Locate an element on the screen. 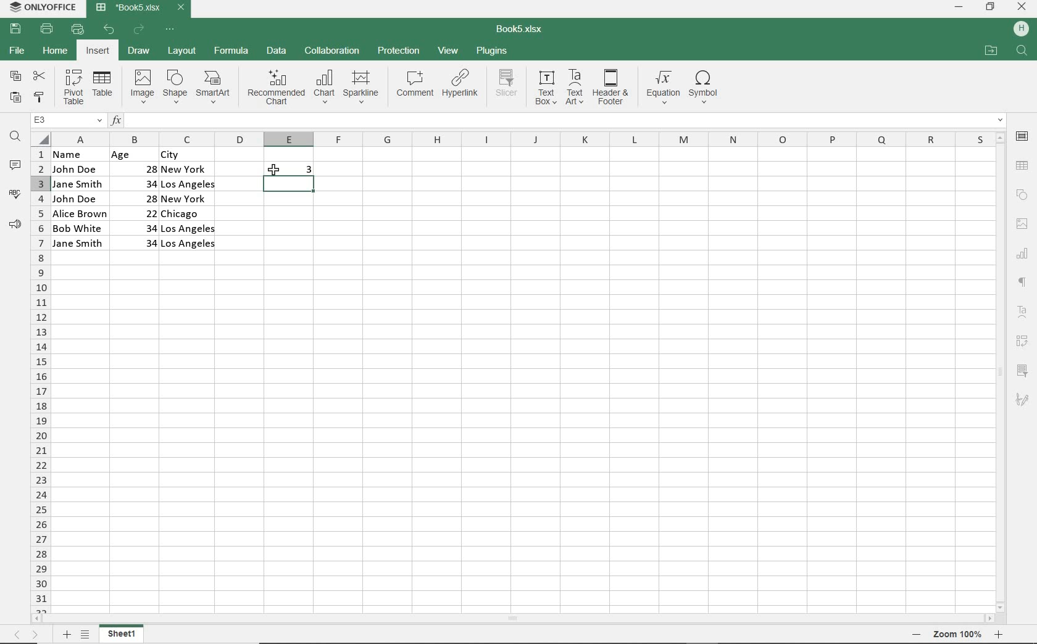  New york is located at coordinates (186, 170).